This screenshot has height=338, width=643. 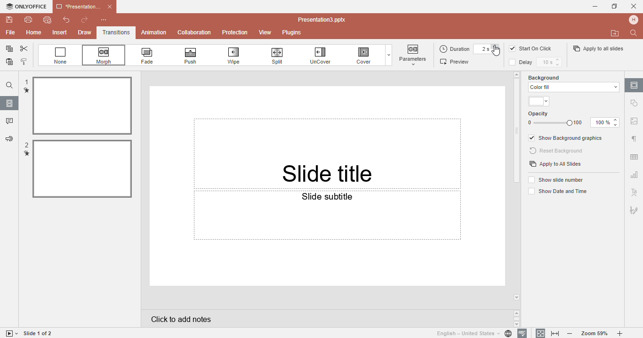 I want to click on Print file, so click(x=28, y=19).